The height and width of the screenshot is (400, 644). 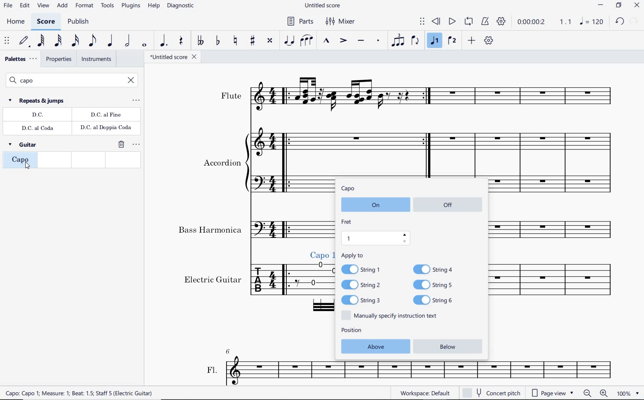 I want to click on FL, so click(x=245, y=367).